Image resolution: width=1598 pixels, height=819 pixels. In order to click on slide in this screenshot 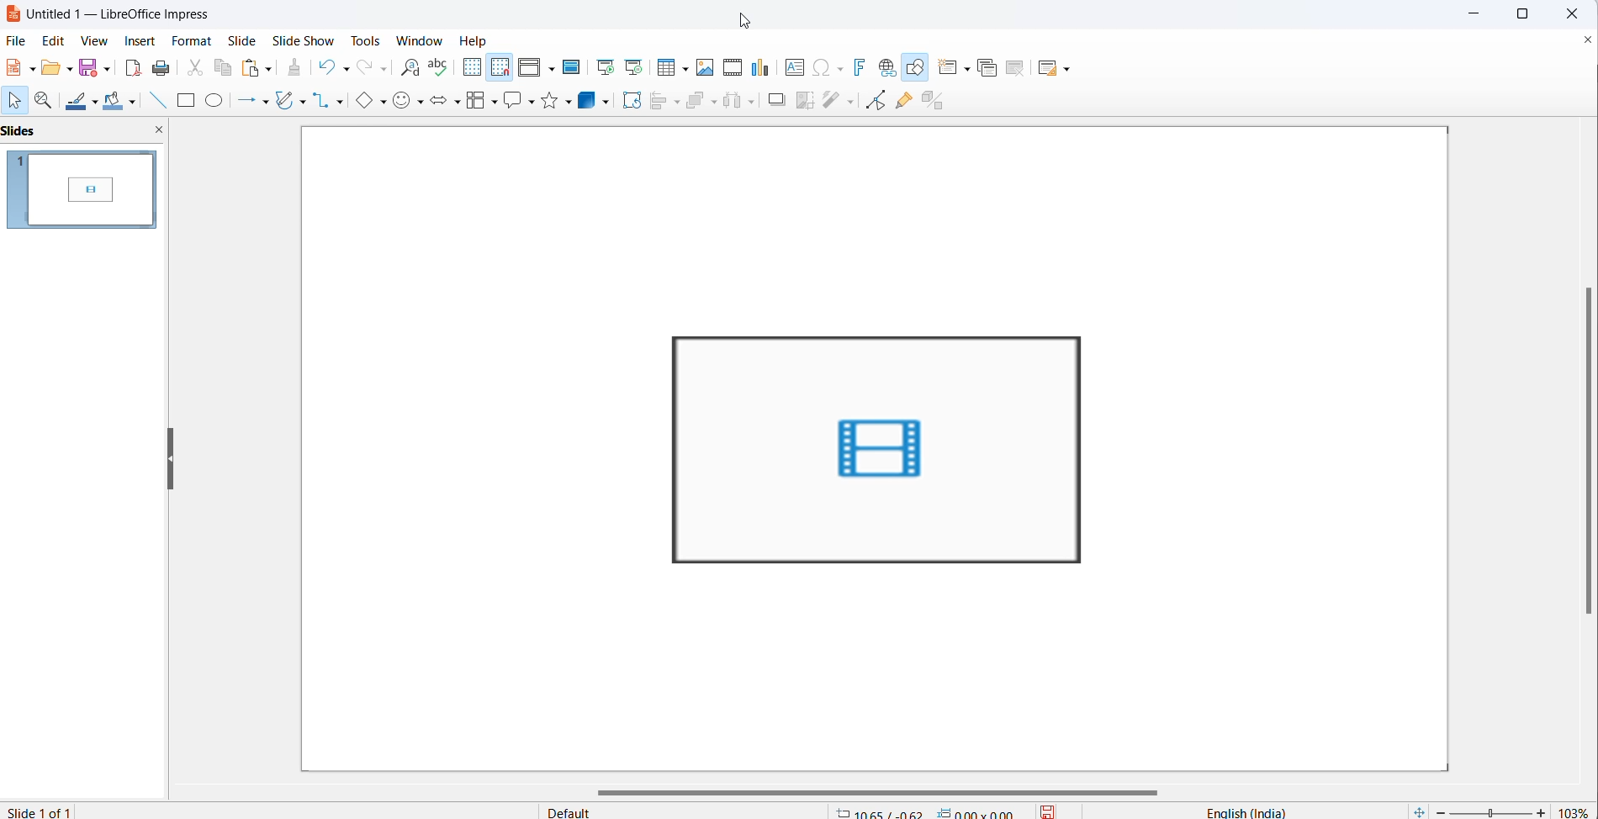, I will do `click(247, 41)`.